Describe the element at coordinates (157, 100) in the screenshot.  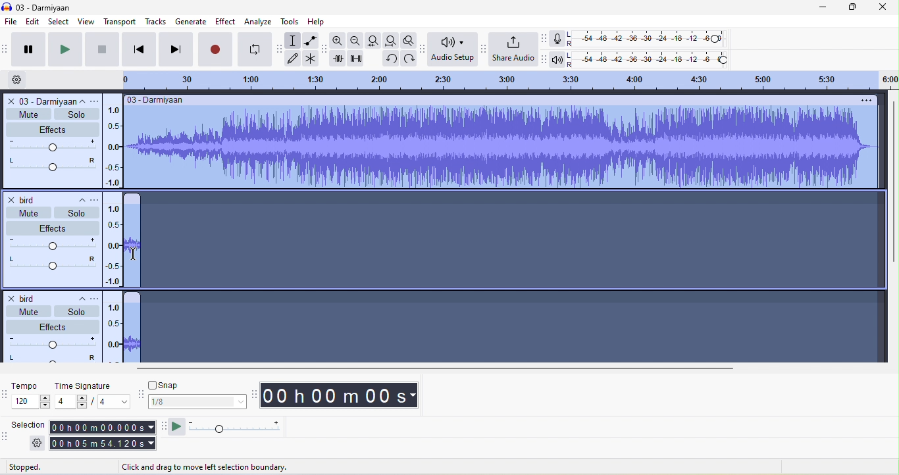
I see `03- darmiyaan` at that location.